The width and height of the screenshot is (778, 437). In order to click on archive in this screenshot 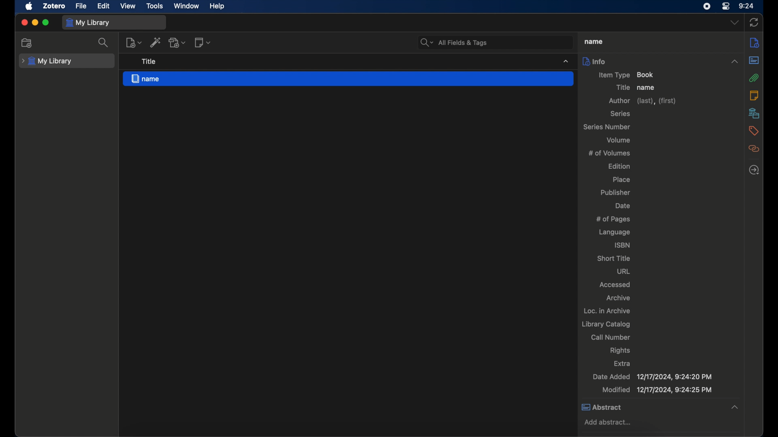, I will do `click(618, 297)`.